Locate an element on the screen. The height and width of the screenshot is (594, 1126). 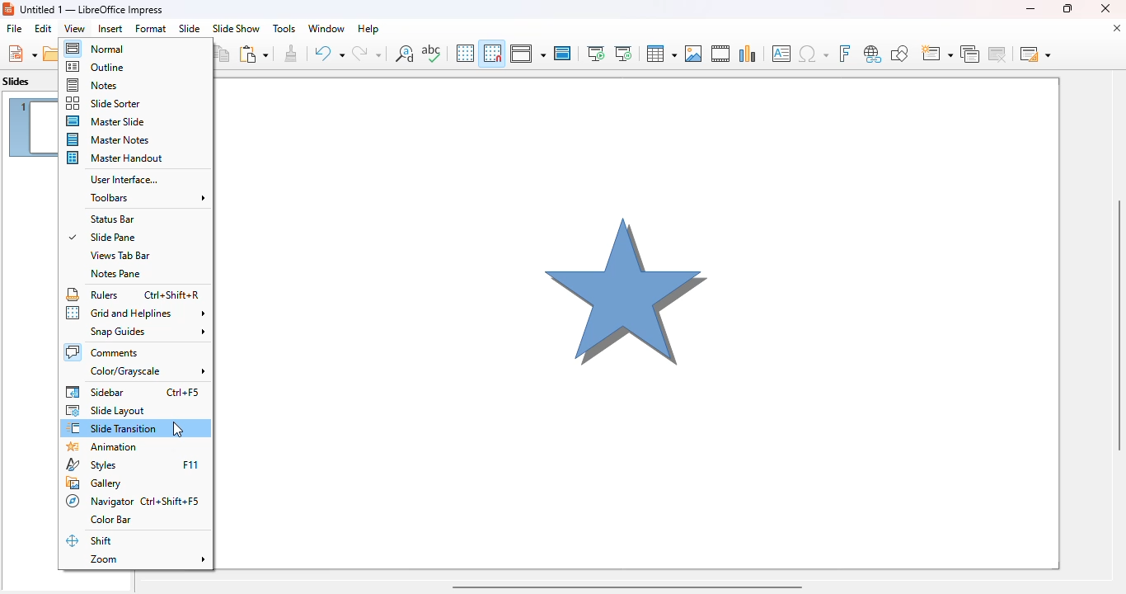
vertical scroll bar is located at coordinates (1119, 323).